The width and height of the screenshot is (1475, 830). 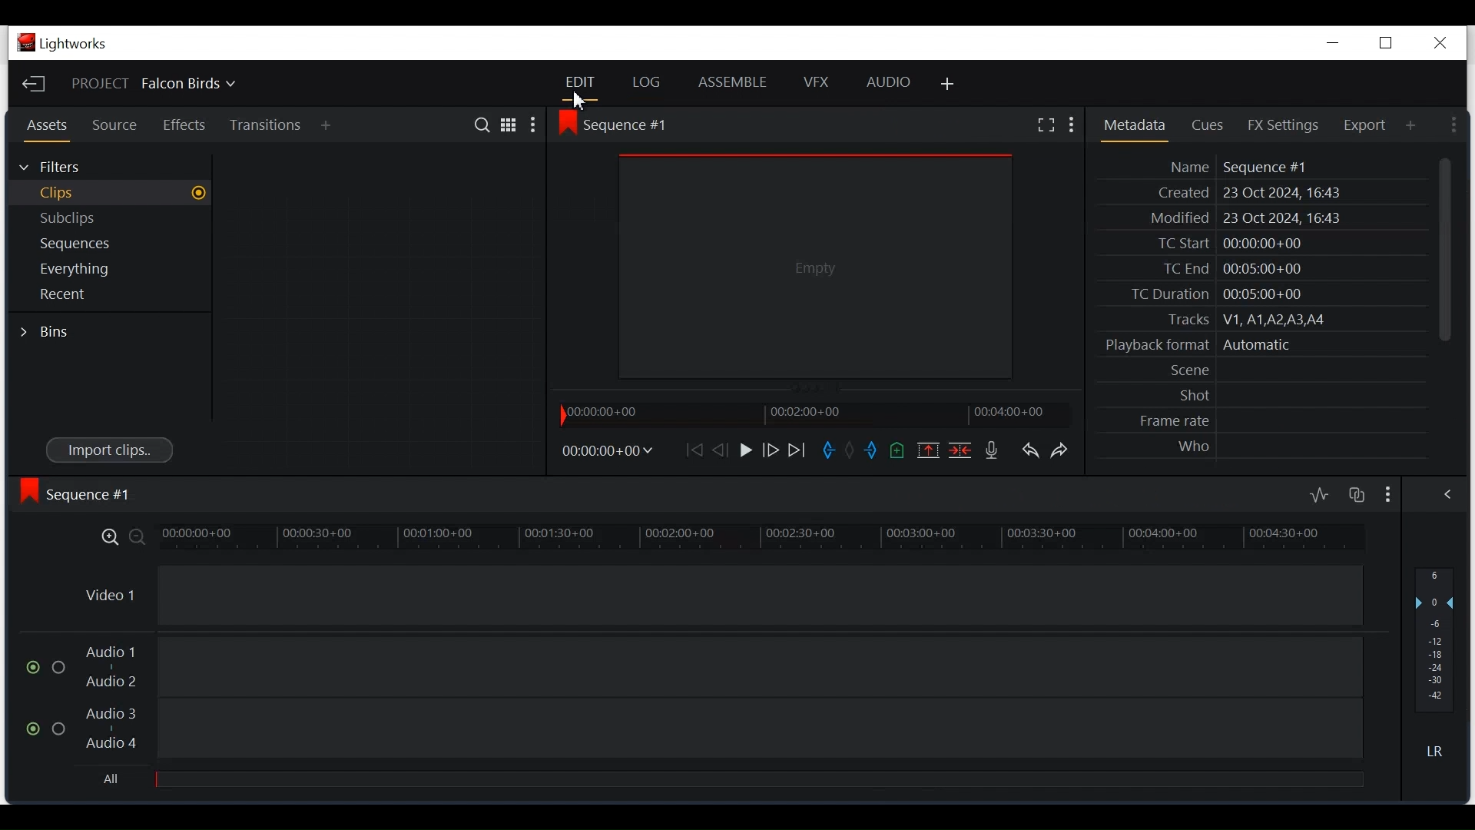 What do you see at coordinates (1245, 295) in the screenshot?
I see `` at bounding box center [1245, 295].